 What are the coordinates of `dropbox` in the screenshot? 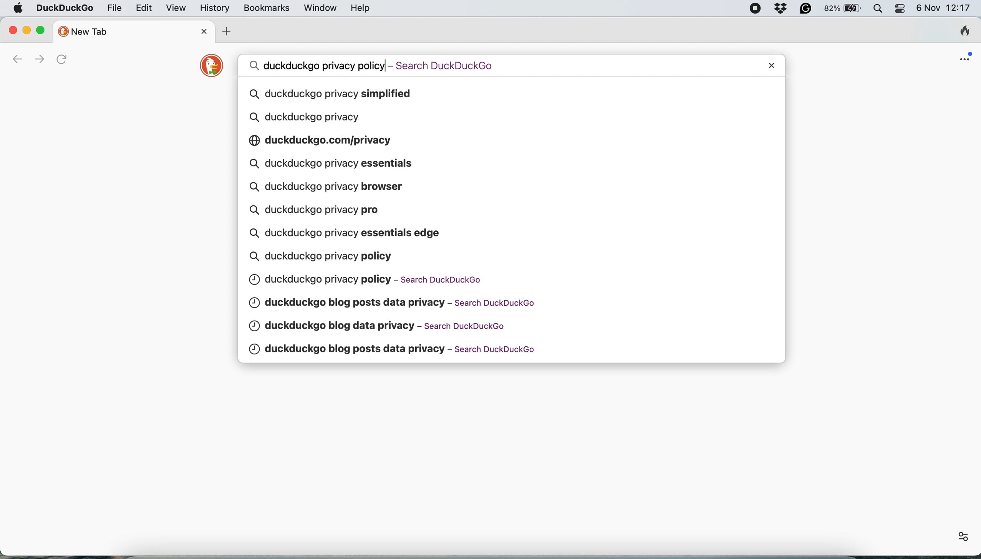 It's located at (781, 9).